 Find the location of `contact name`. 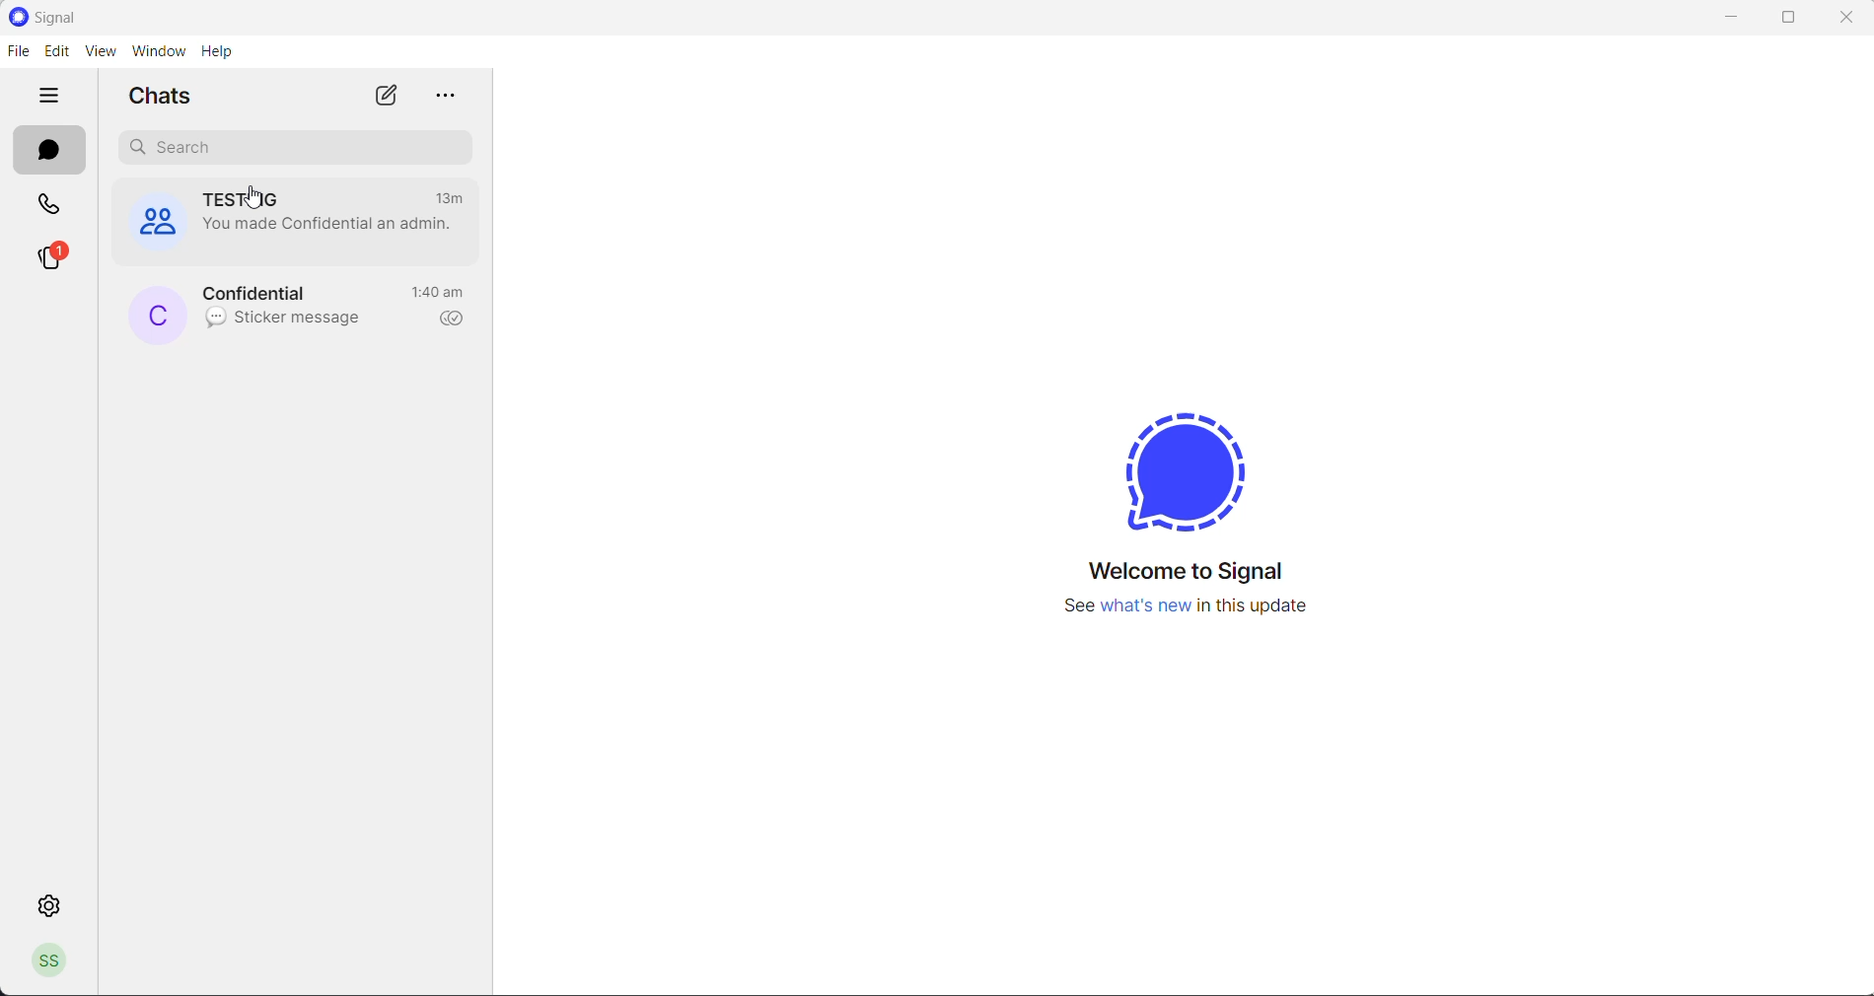

contact name is located at coordinates (269, 293).